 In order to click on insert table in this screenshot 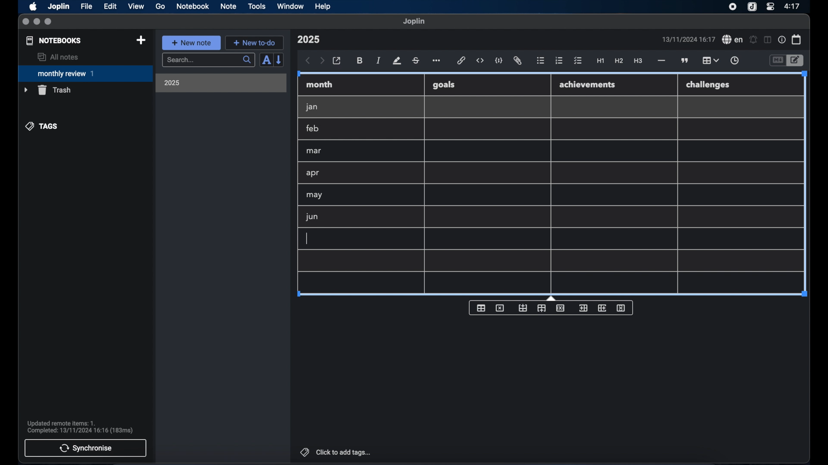, I will do `click(481, 308)`.